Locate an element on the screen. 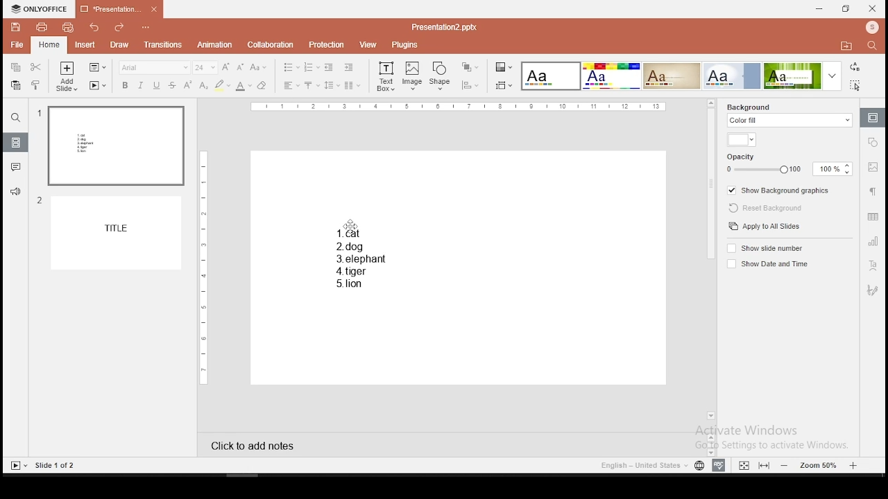 The image size is (888, 499). save is located at coordinates (15, 26).